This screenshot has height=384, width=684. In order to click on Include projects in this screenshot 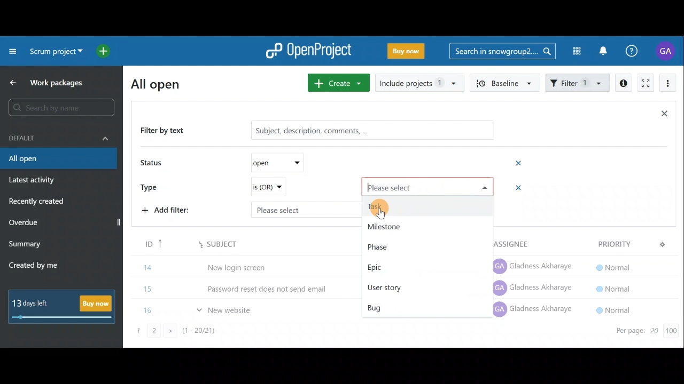, I will do `click(419, 83)`.